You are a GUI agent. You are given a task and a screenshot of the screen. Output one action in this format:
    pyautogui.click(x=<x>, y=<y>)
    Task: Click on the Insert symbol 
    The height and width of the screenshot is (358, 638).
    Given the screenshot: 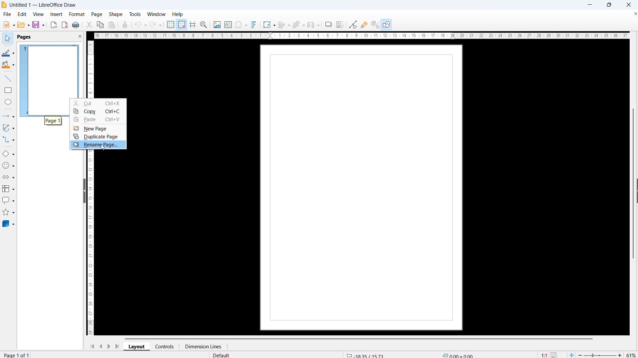 What is the action you would take?
    pyautogui.click(x=242, y=25)
    